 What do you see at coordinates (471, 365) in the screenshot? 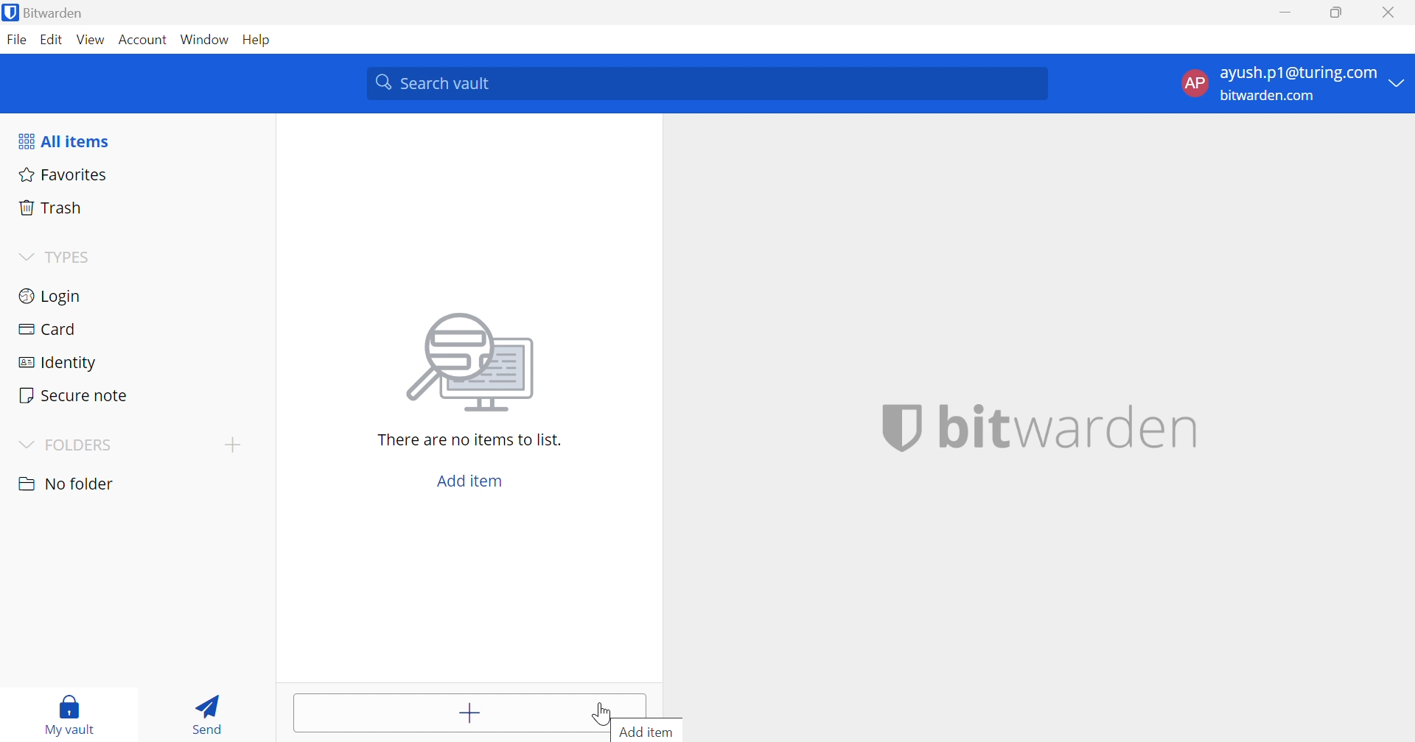
I see `image` at bounding box center [471, 365].